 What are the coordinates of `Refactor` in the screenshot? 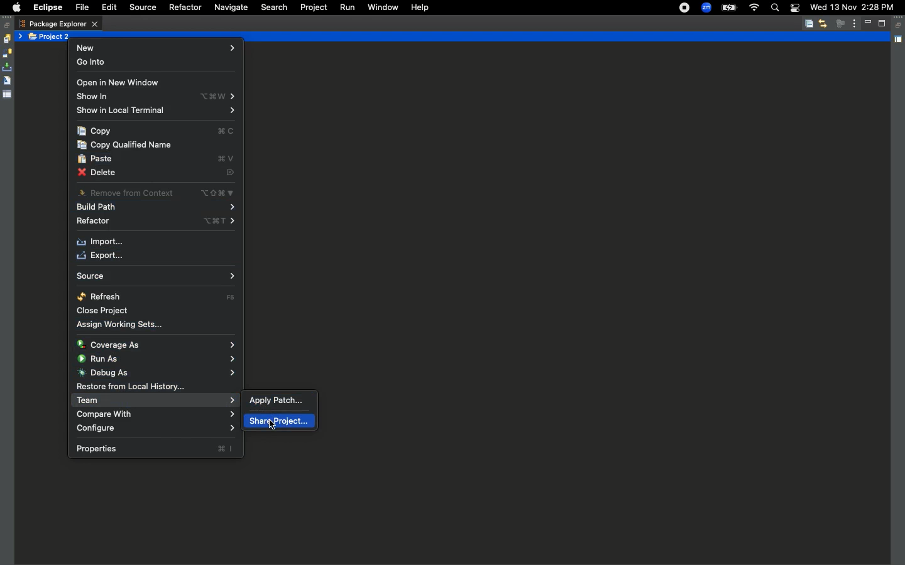 It's located at (184, 8).